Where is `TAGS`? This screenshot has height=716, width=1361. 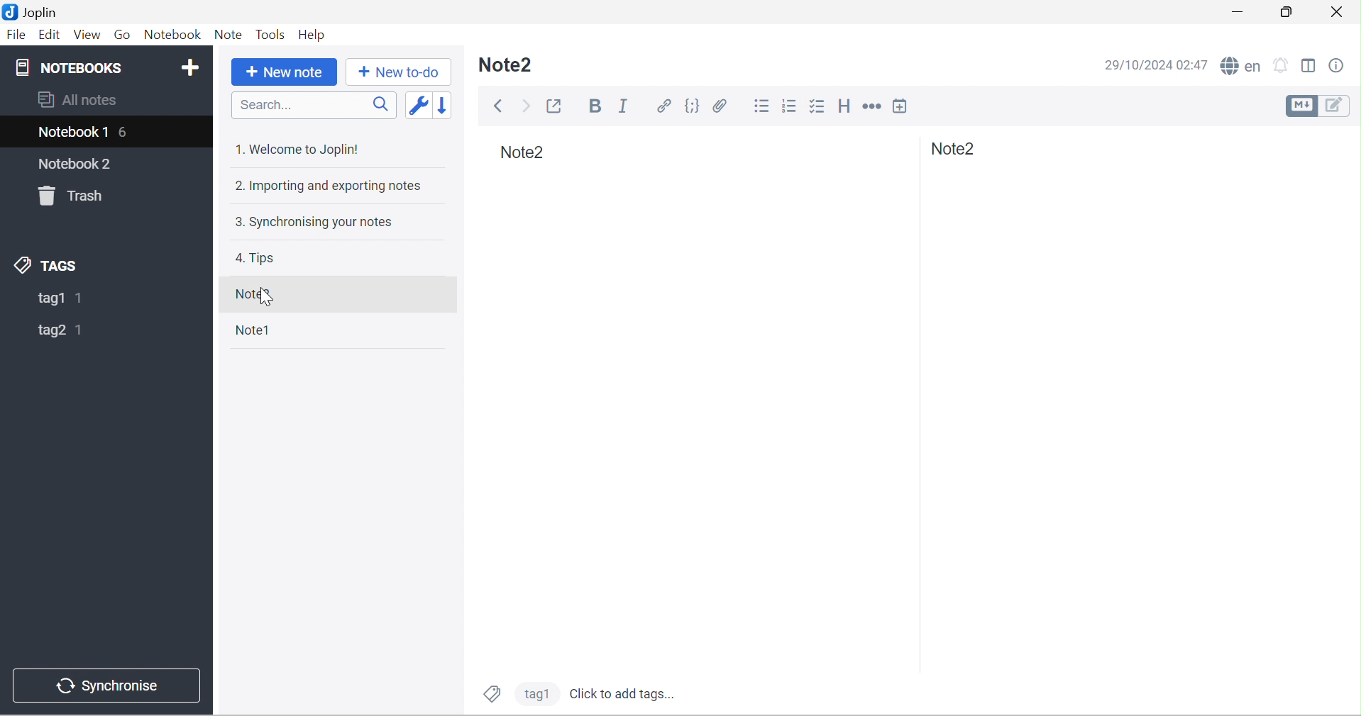
TAGS is located at coordinates (49, 267).